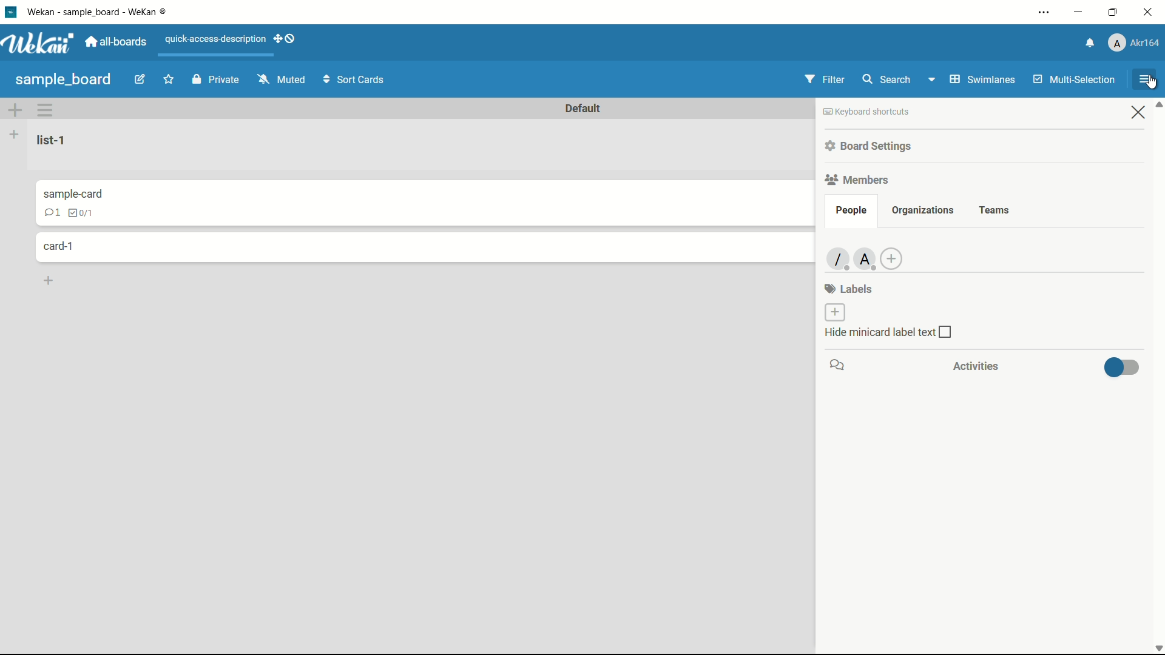 This screenshot has height=655, width=1165. Describe the element at coordinates (143, 81) in the screenshot. I see `edit` at that location.